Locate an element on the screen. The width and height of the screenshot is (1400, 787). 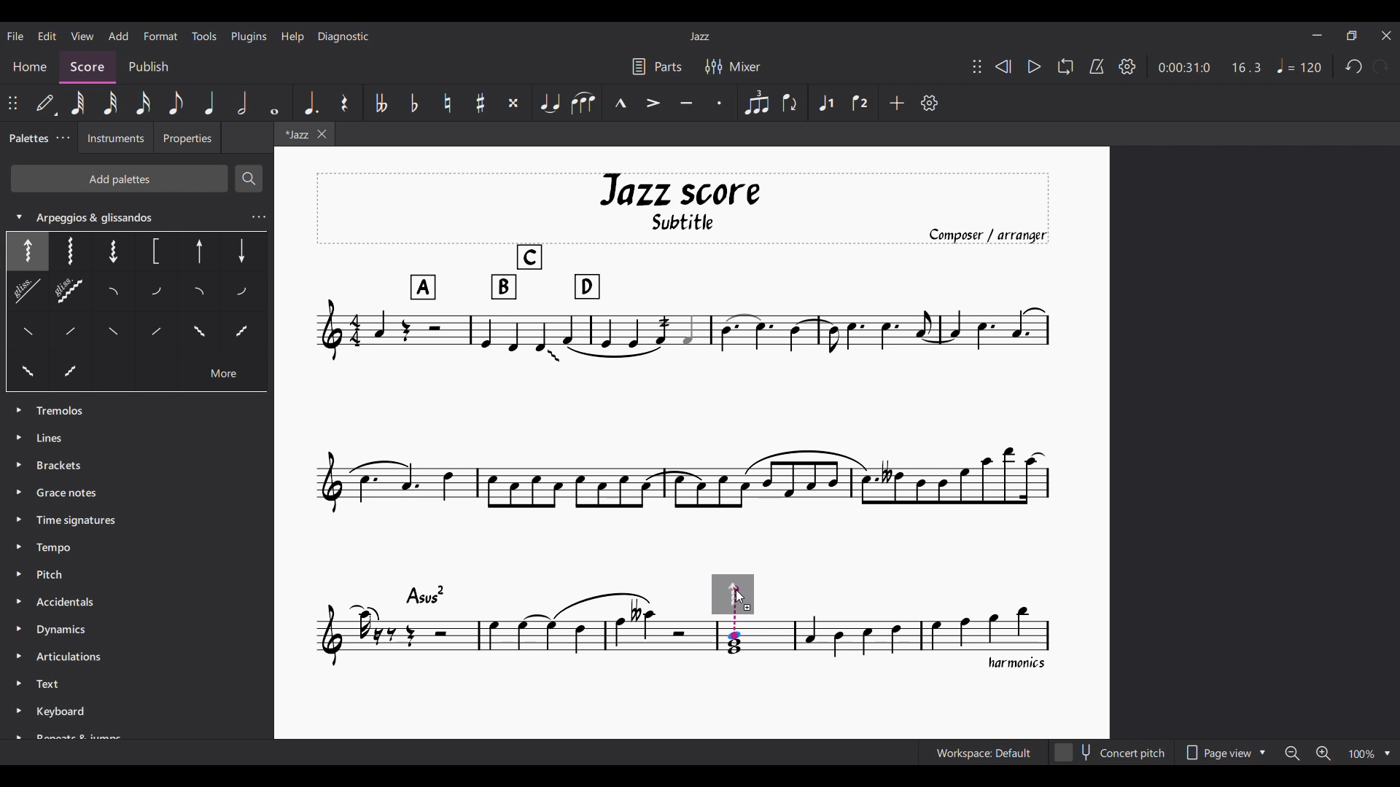
Toggle double flat is located at coordinates (380, 103).